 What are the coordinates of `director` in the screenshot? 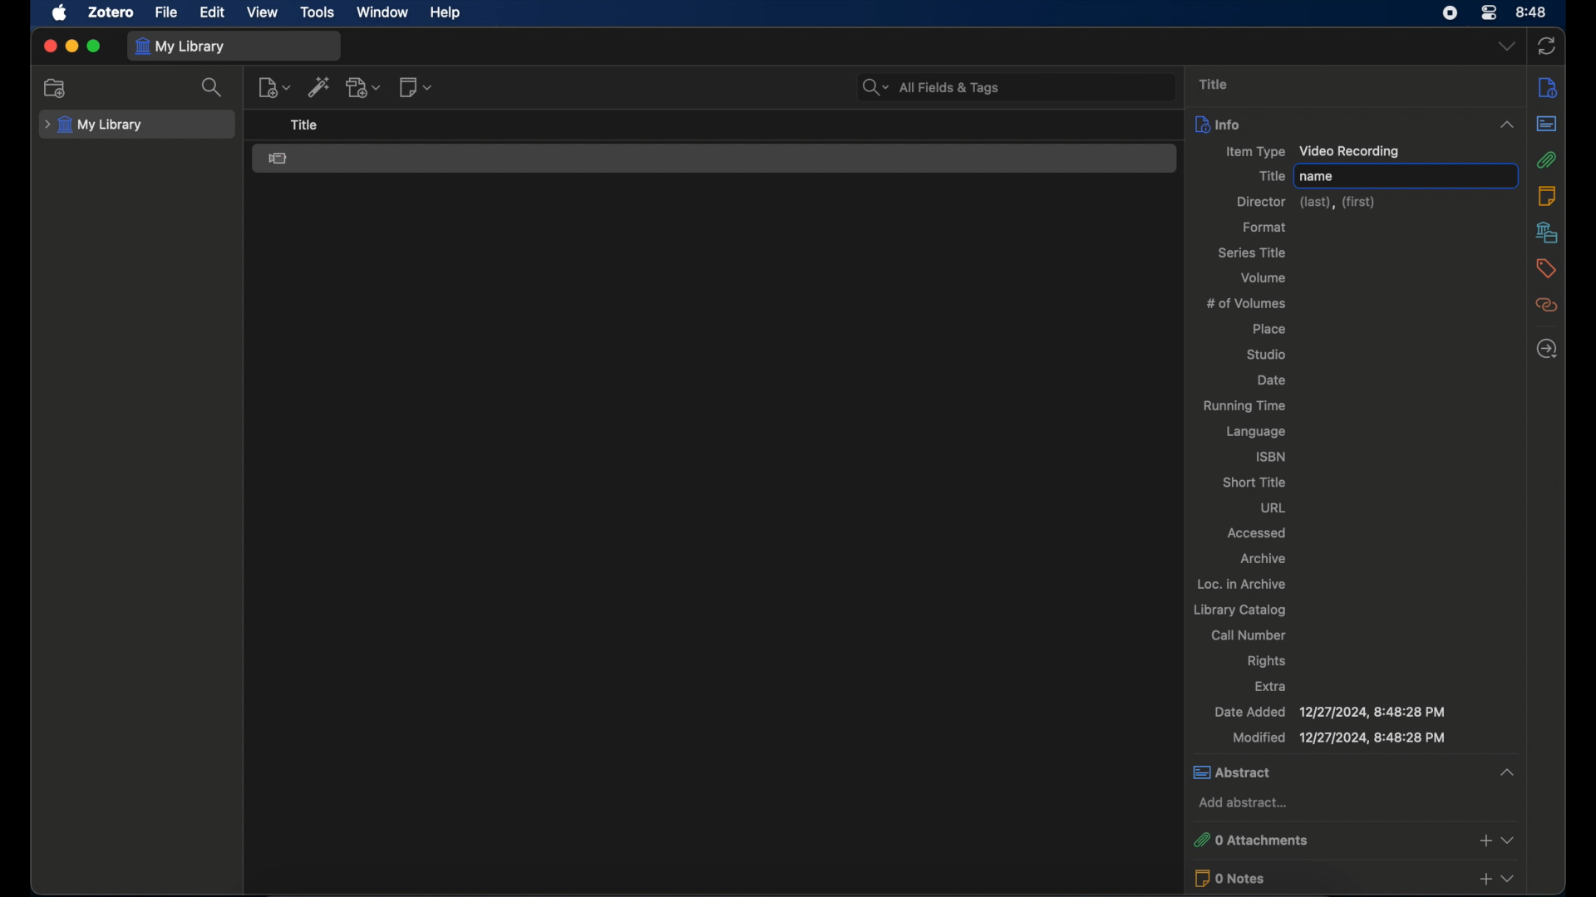 It's located at (1305, 203).